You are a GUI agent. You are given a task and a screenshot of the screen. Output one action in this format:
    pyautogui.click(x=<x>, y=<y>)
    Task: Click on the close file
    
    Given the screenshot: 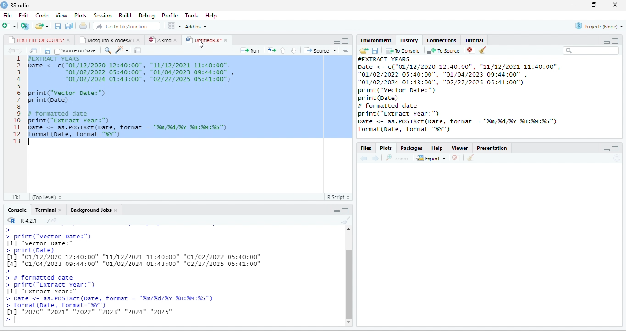 What is the action you would take?
    pyautogui.click(x=457, y=158)
    